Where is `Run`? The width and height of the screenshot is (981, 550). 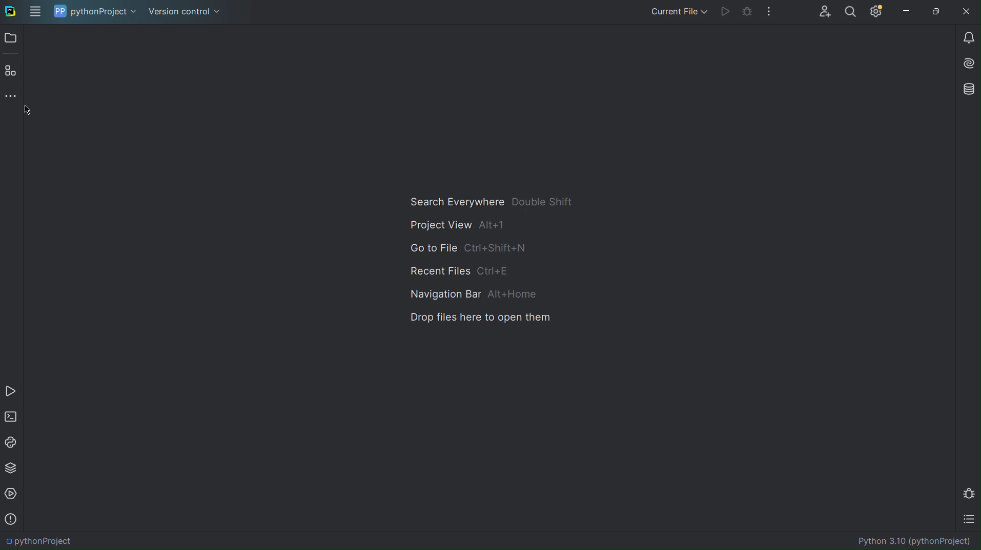
Run is located at coordinates (12, 390).